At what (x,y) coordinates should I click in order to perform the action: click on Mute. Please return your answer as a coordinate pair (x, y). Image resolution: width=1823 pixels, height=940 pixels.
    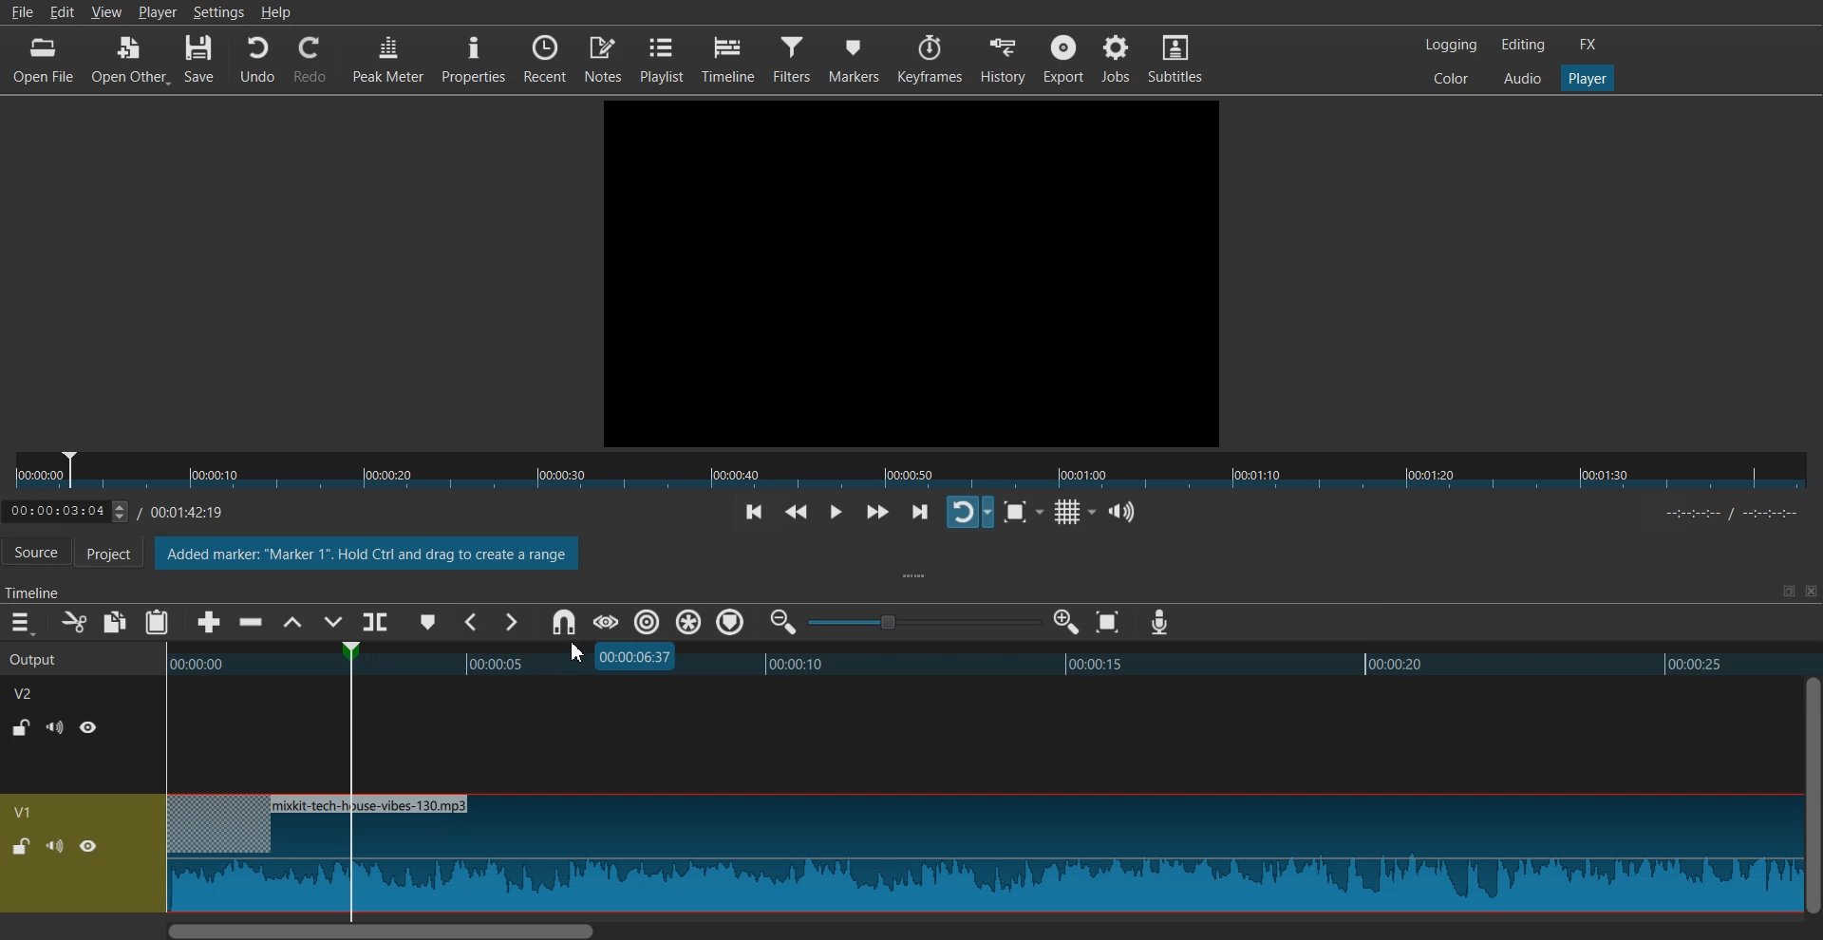
    Looking at the image, I should click on (55, 845).